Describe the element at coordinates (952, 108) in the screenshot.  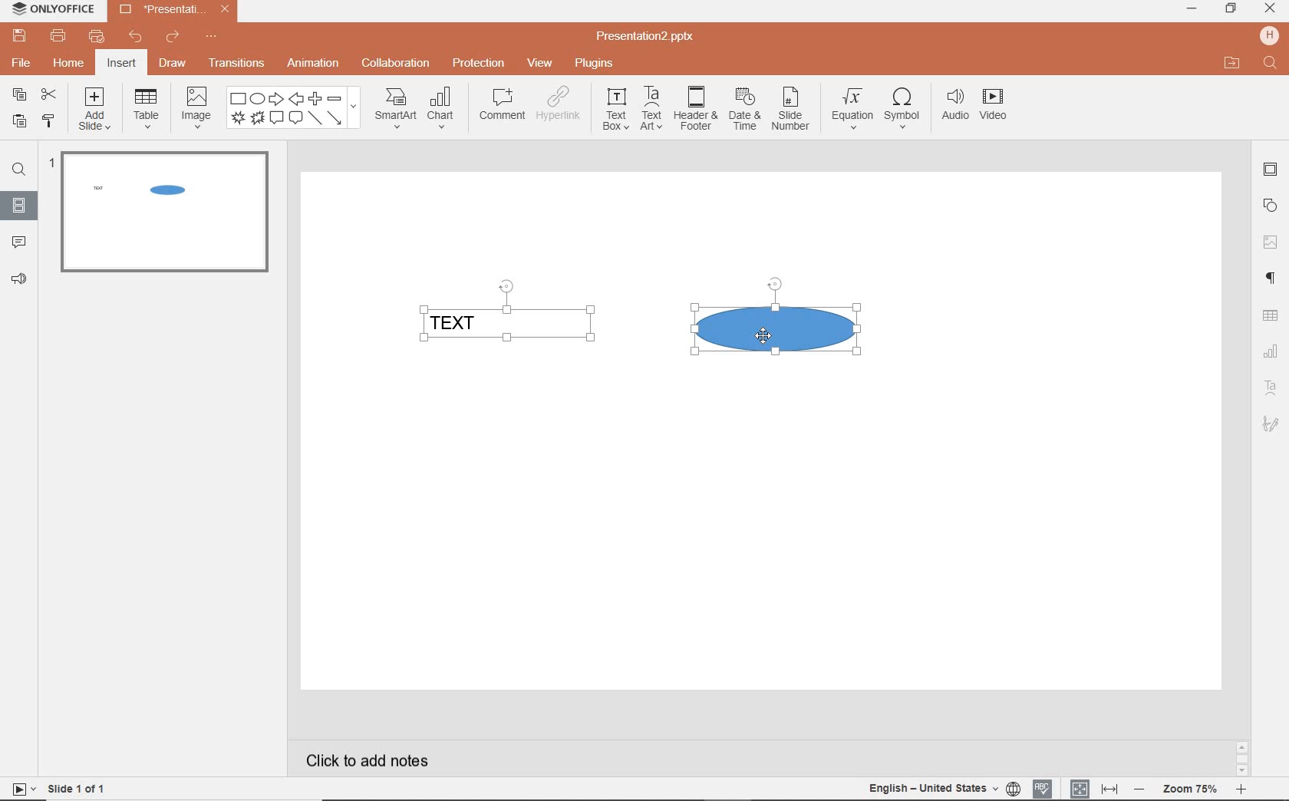
I see `audio` at that location.